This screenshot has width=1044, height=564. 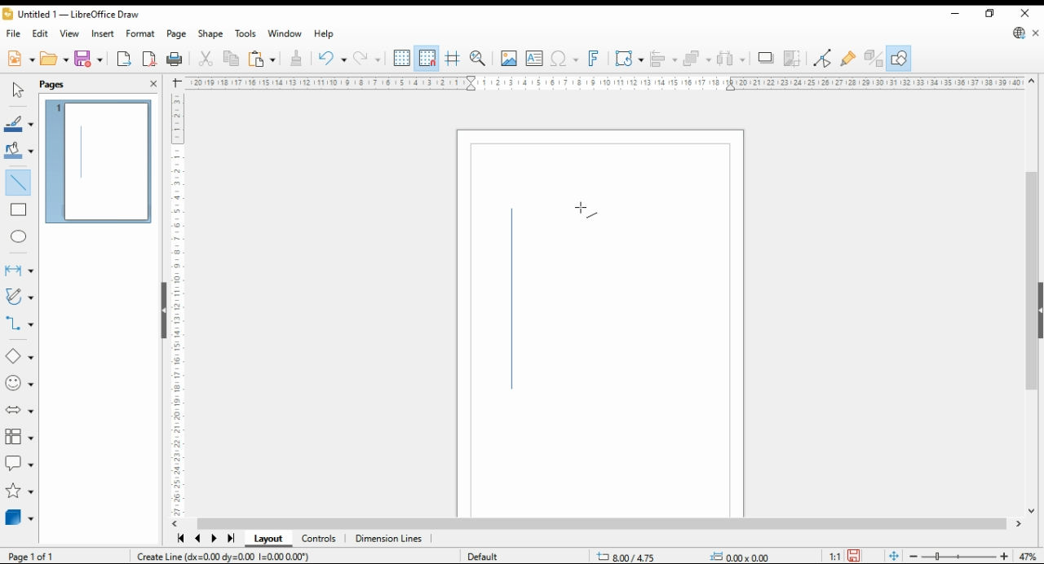 What do you see at coordinates (602, 523) in the screenshot?
I see `scroll bar` at bounding box center [602, 523].